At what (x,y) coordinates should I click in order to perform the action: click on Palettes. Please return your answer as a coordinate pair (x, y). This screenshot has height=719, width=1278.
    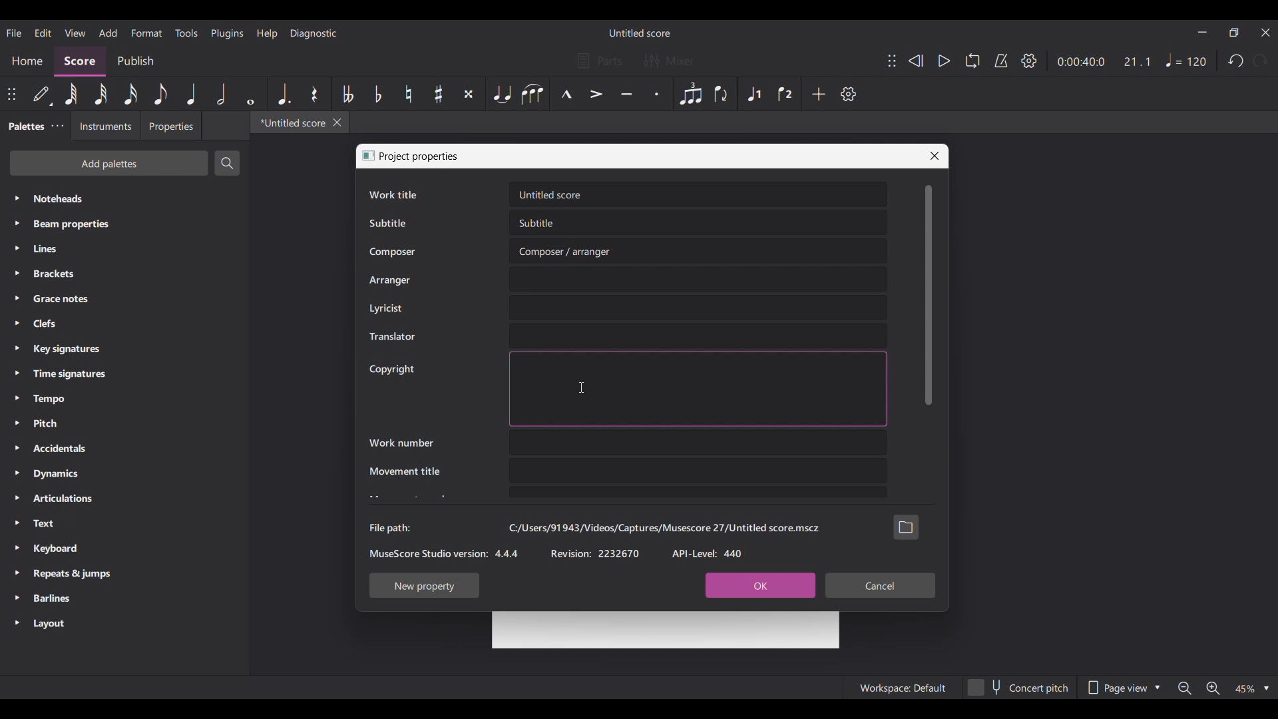
    Looking at the image, I should click on (25, 126).